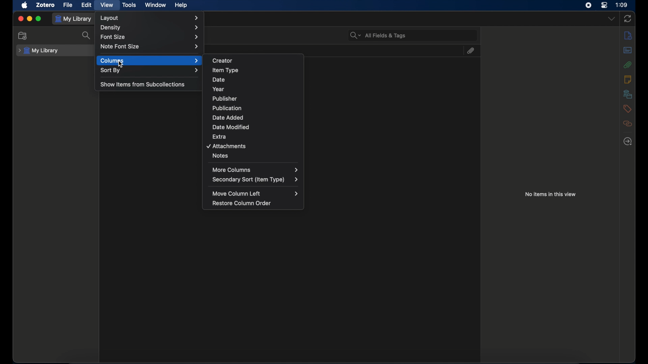 Image resolution: width=648 pixels, height=364 pixels. I want to click on attachments, so click(470, 51).